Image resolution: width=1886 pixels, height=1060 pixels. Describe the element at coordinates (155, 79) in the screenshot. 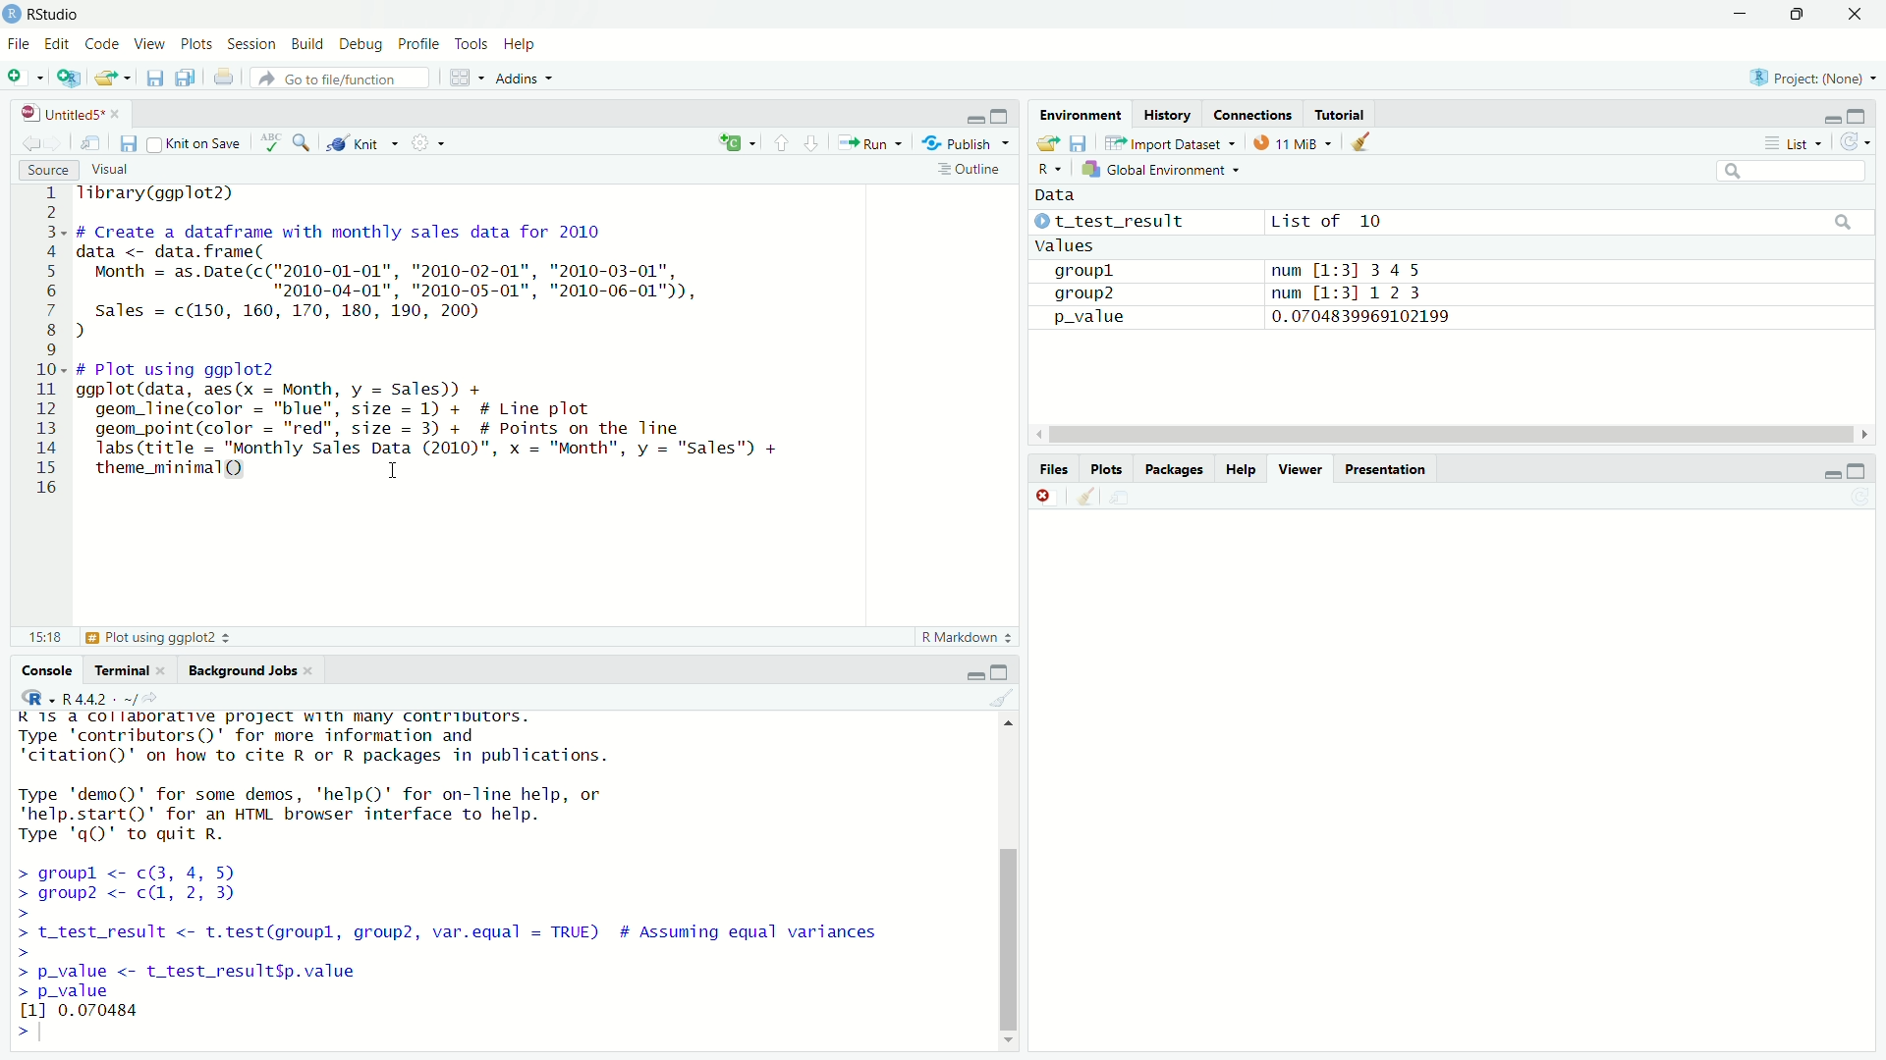

I see `save current file` at that location.